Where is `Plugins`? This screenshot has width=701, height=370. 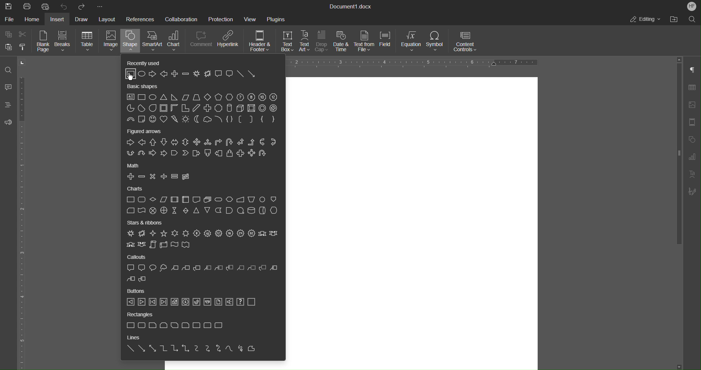 Plugins is located at coordinates (276, 19).